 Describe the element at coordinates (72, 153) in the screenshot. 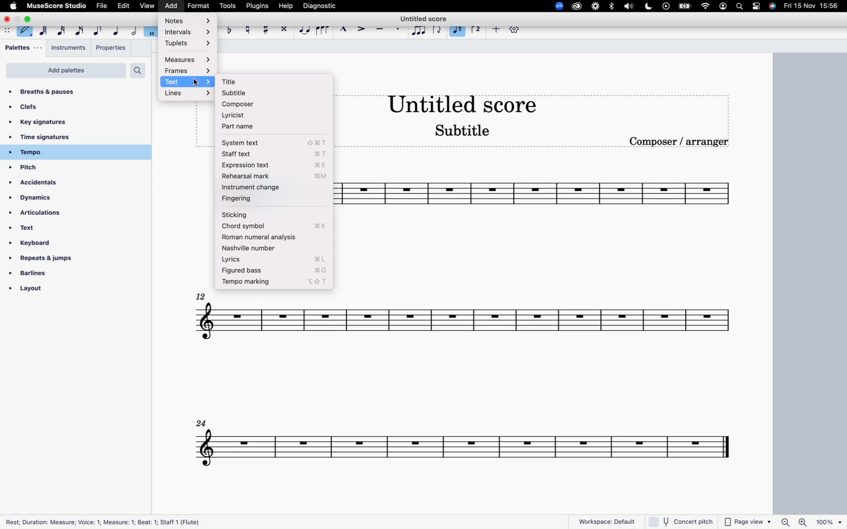

I see `tempo` at that location.